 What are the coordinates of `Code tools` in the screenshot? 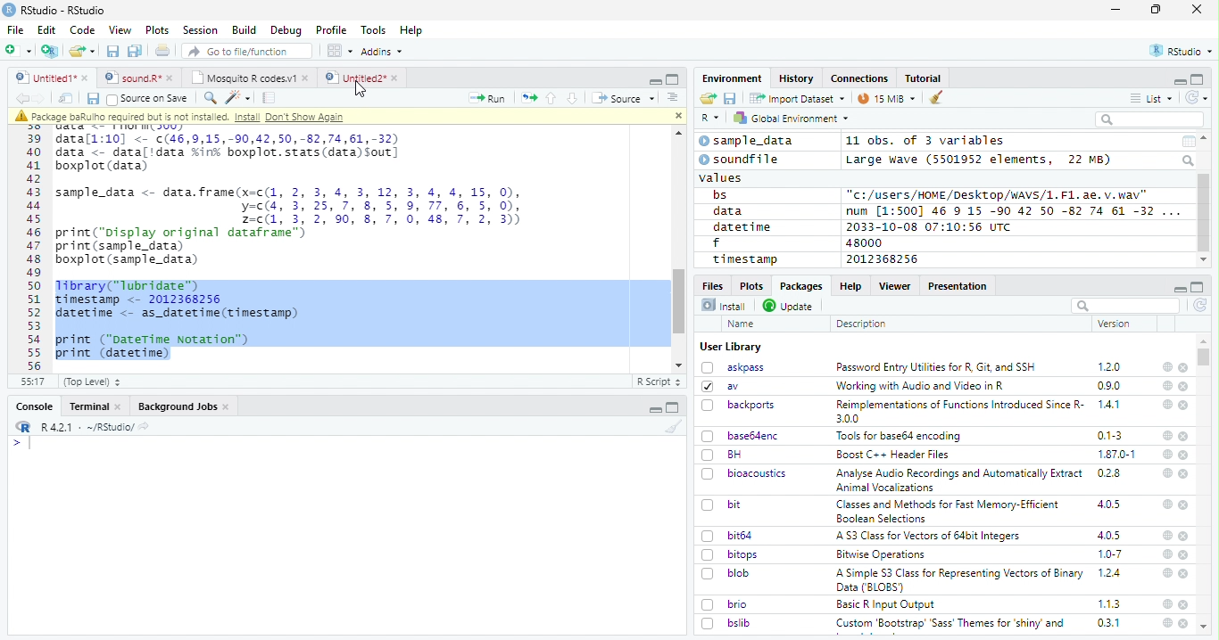 It's located at (236, 97).